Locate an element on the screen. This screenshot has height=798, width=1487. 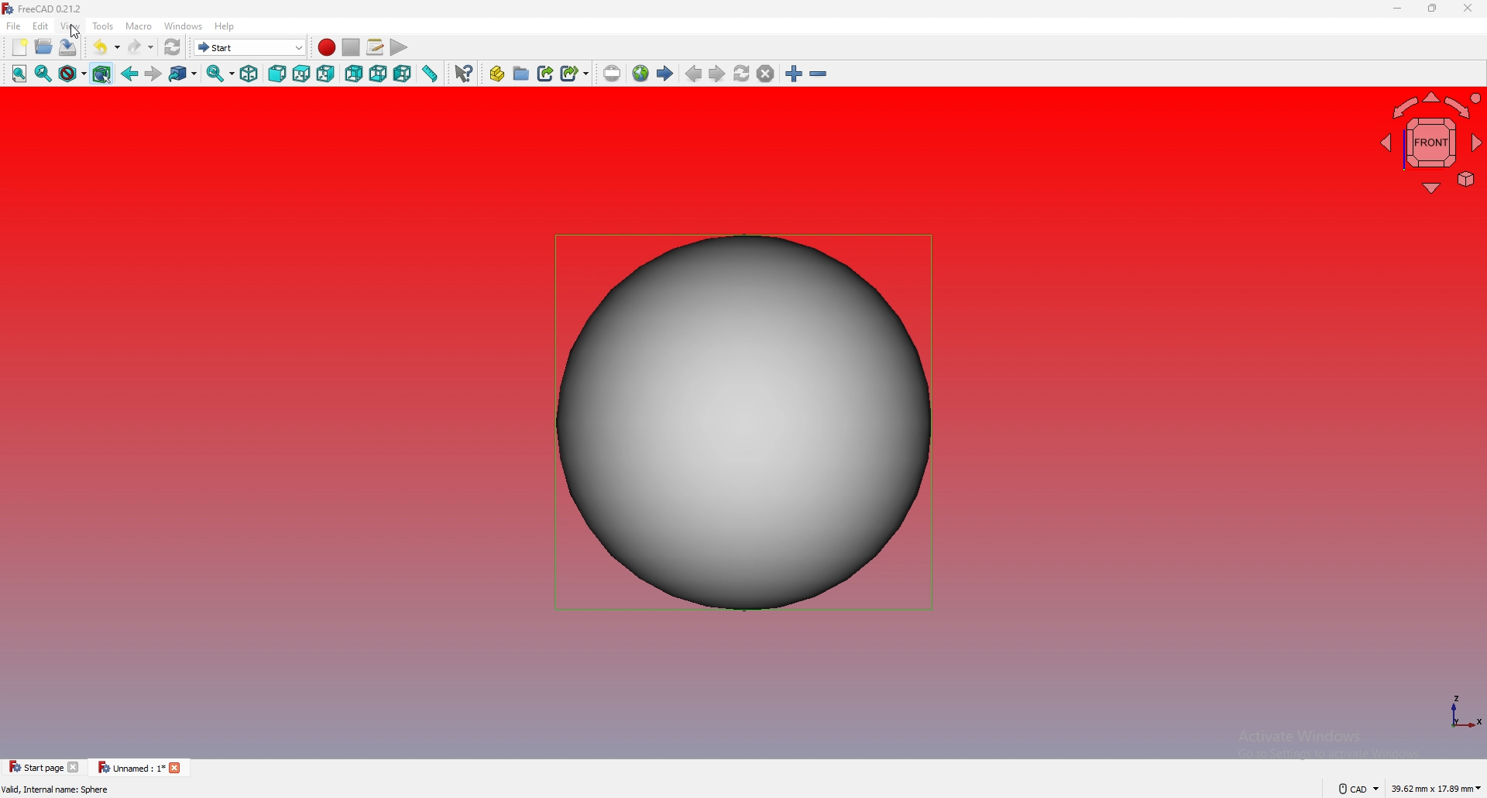
dimensions is located at coordinates (1437, 789).